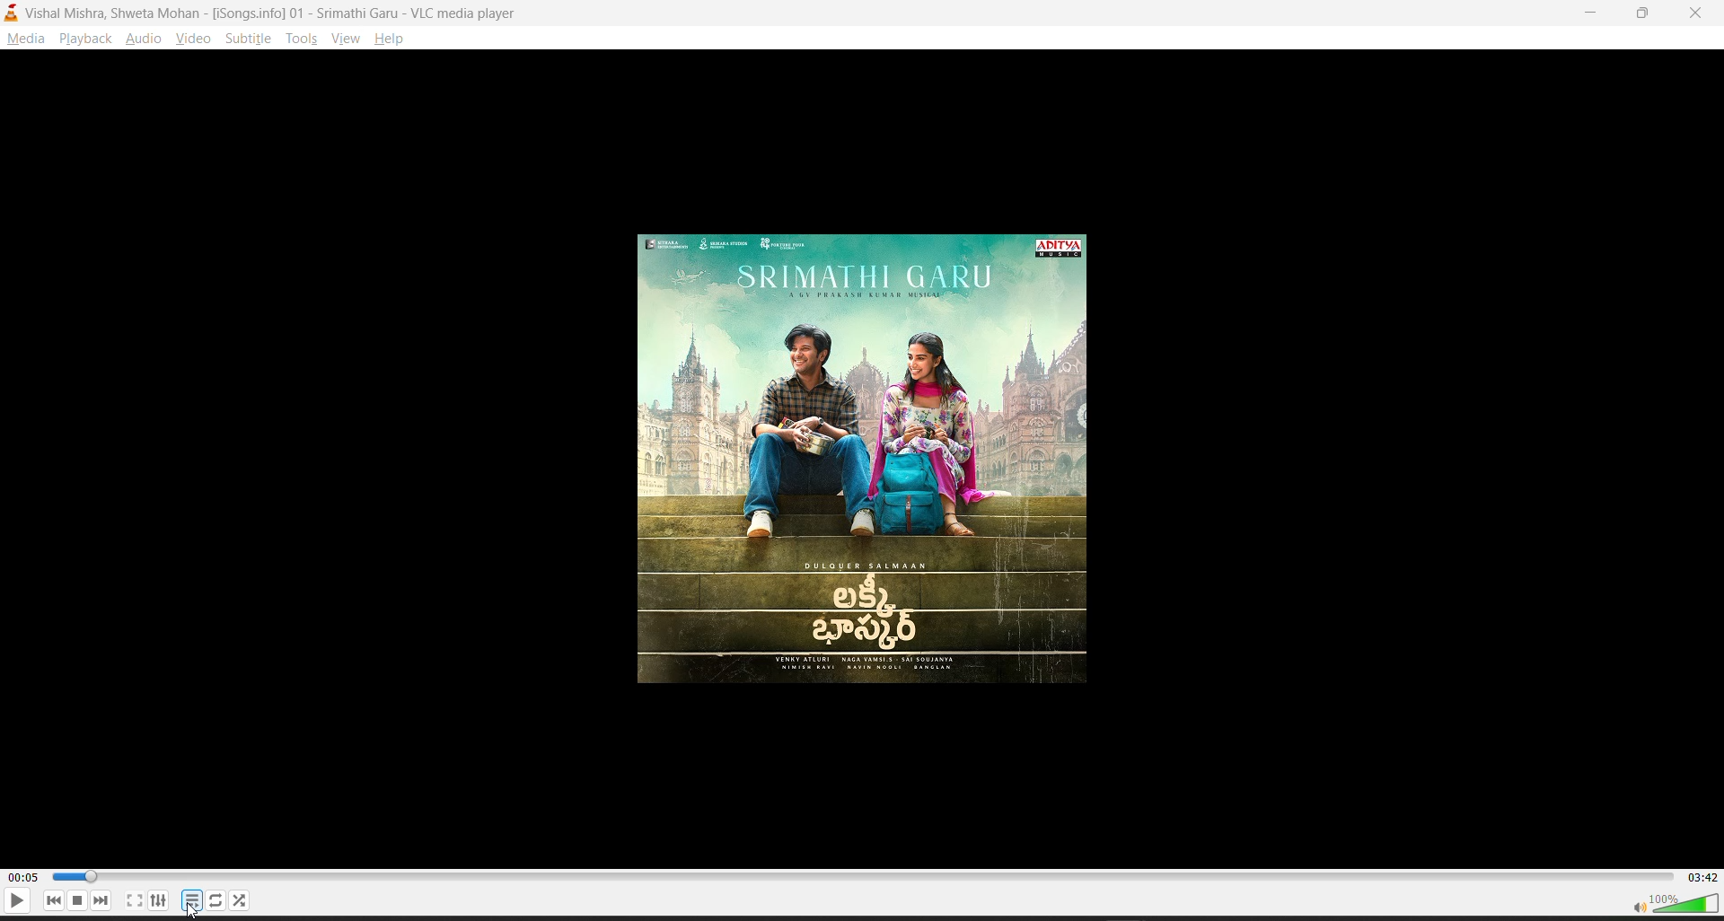 The width and height of the screenshot is (1724, 921). What do you see at coordinates (244, 900) in the screenshot?
I see `random` at bounding box center [244, 900].